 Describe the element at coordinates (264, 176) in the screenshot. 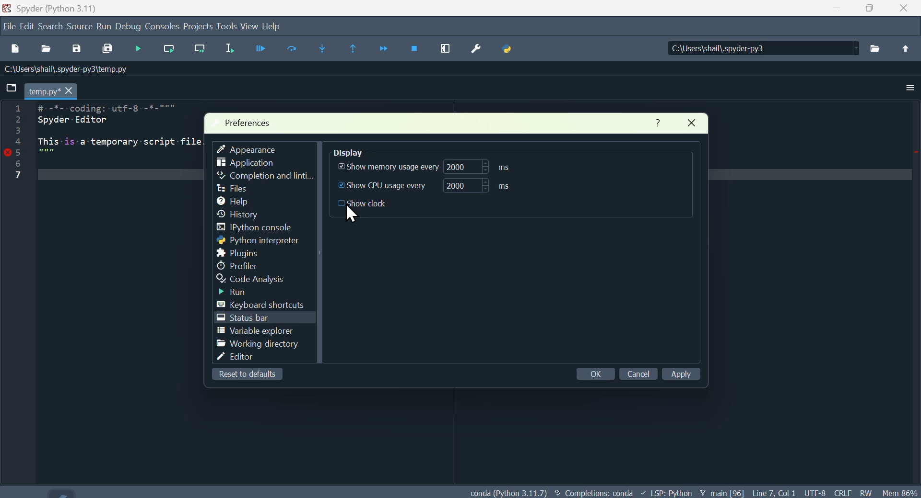

I see `Completion and` at that location.